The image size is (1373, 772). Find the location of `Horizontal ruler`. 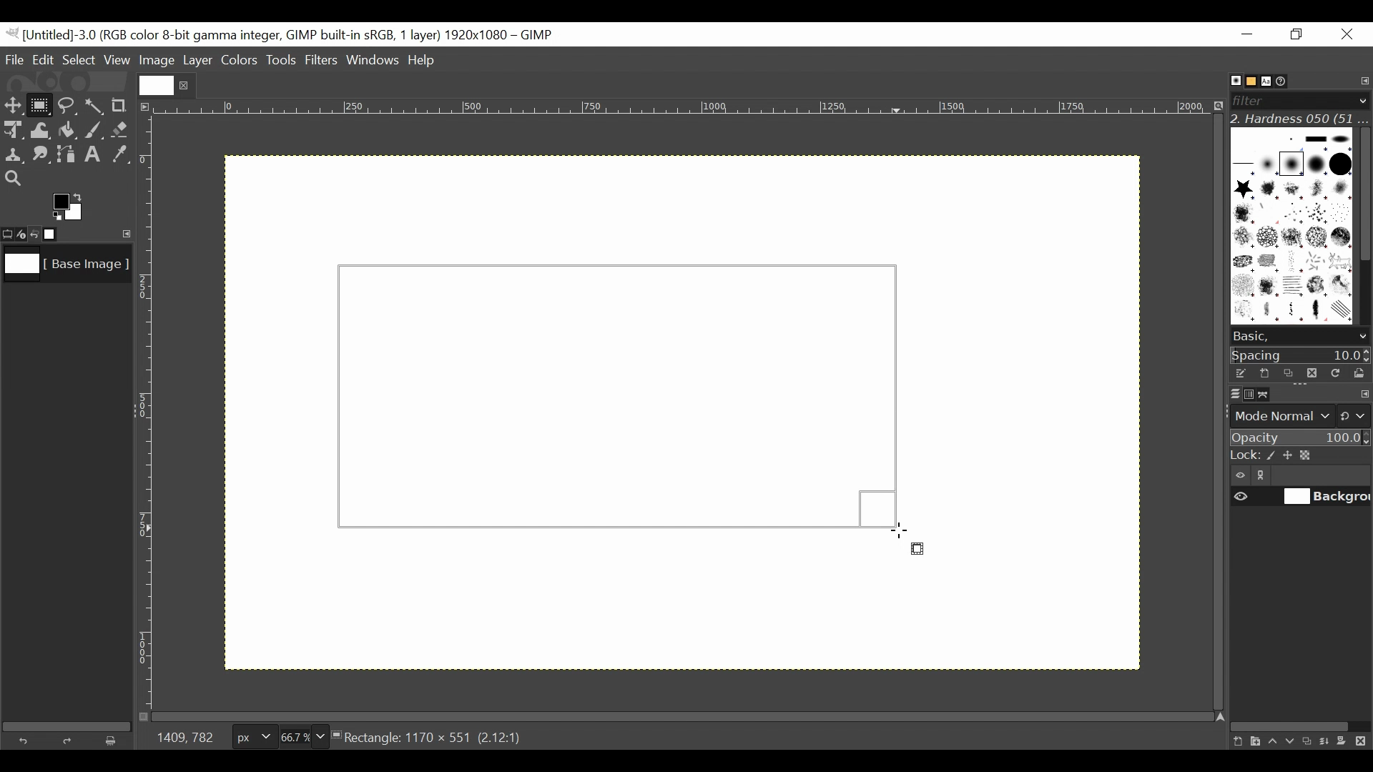

Horizontal ruler is located at coordinates (684, 109).